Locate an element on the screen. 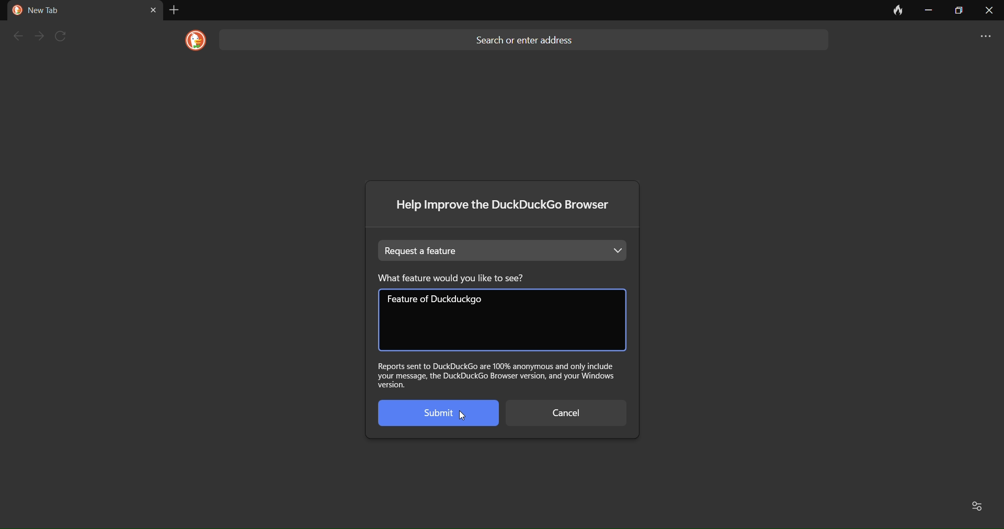 This screenshot has height=529, width=1004. cursor is located at coordinates (461, 415).